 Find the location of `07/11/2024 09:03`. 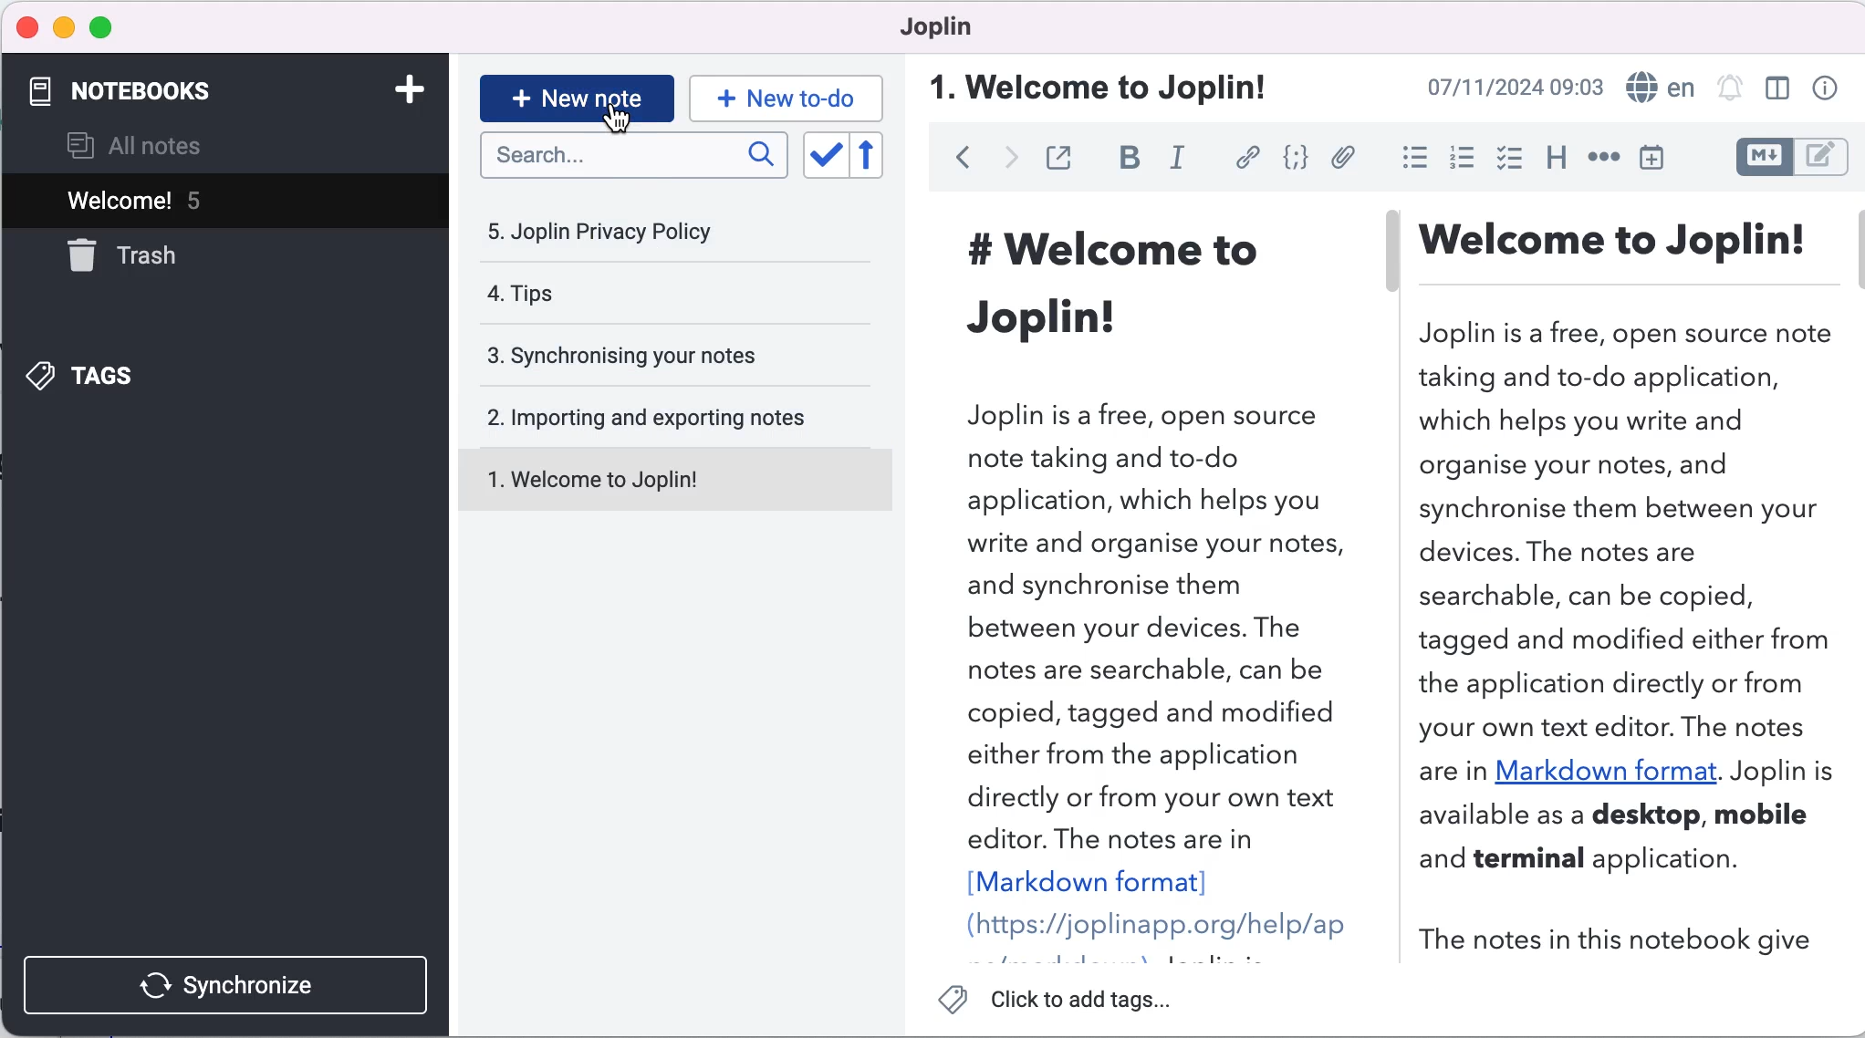

07/11/2024 09:03 is located at coordinates (1516, 88).